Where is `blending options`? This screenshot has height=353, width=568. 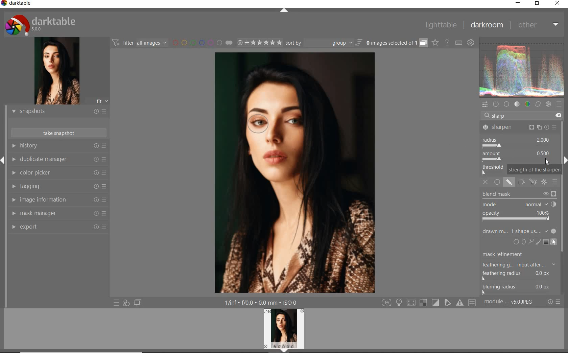 blending options is located at coordinates (555, 183).